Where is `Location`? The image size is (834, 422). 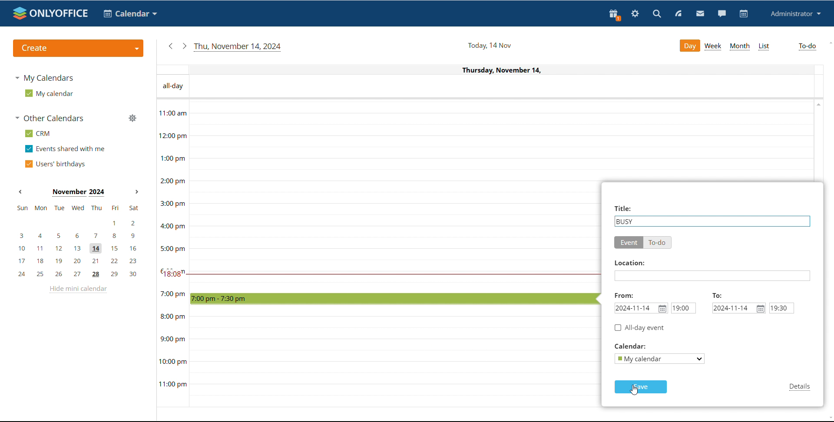 Location is located at coordinates (629, 263).